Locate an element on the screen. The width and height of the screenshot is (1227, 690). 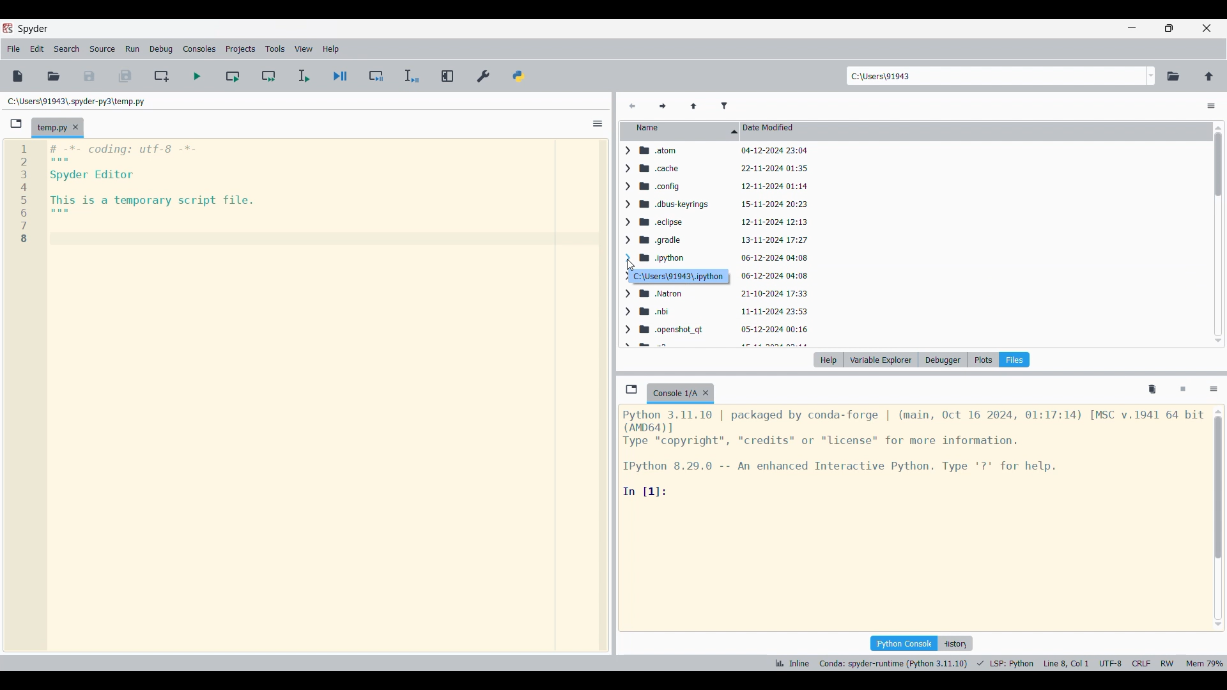
Run current cell and fo to next one is located at coordinates (268, 75).